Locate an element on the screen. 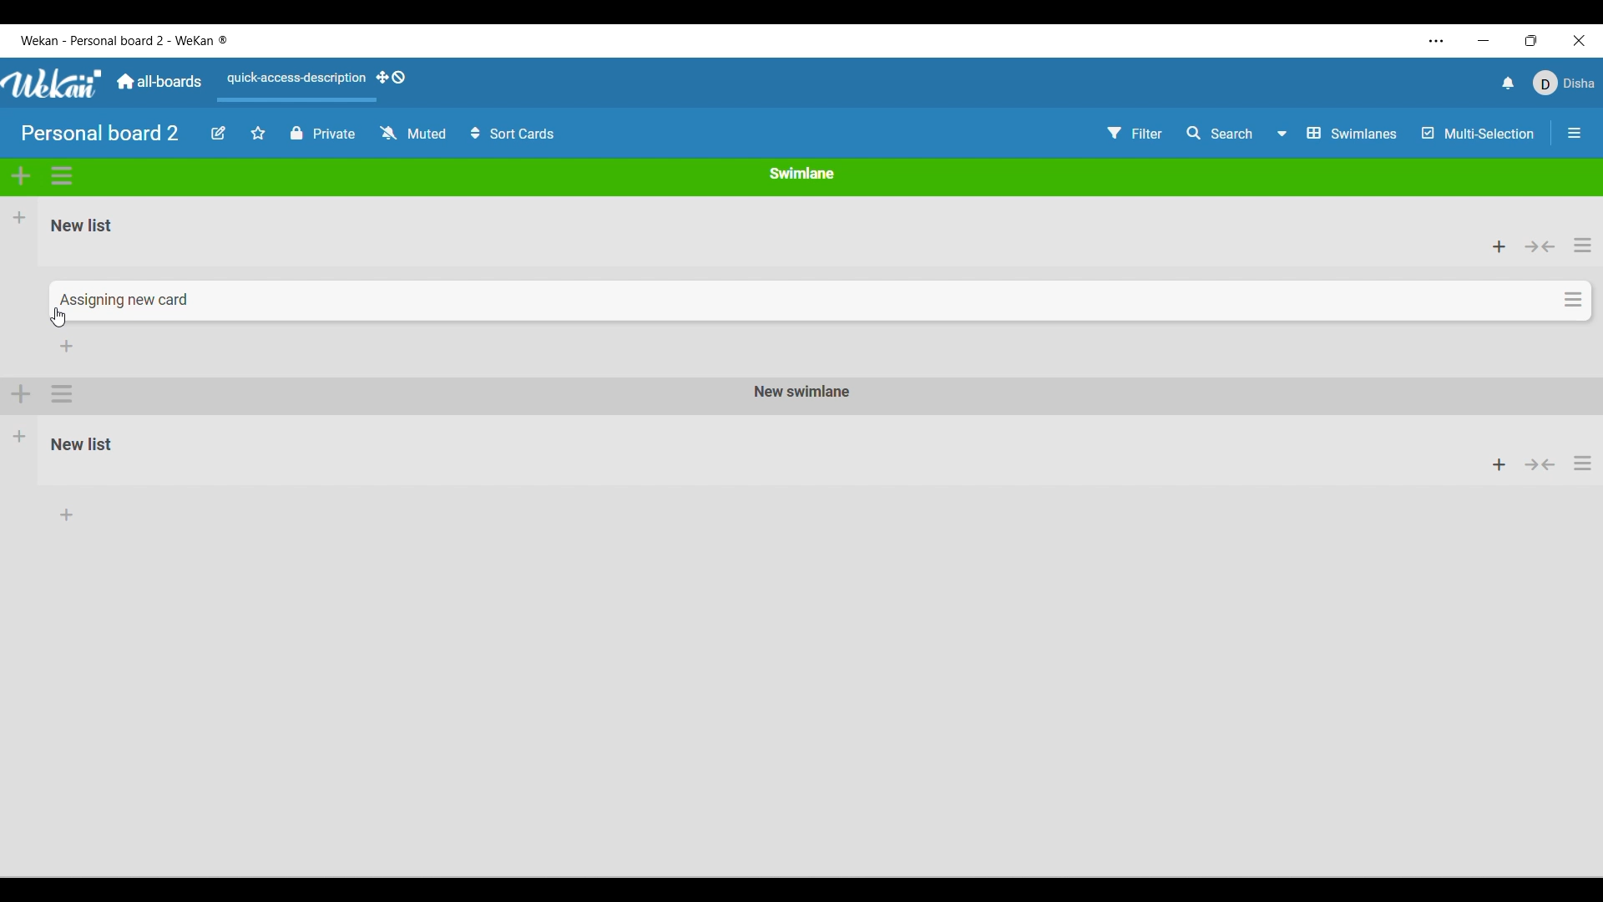 The image size is (1603, 902). Add card to top of list is located at coordinates (1500, 247).